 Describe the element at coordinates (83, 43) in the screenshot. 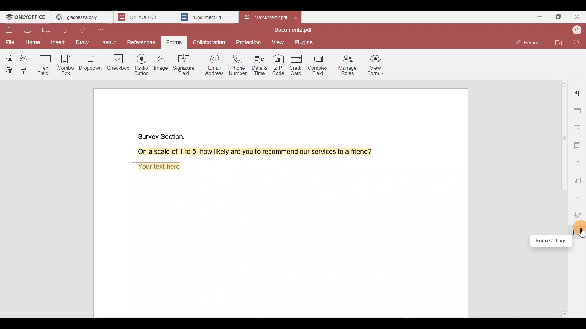

I see `Draw` at that location.